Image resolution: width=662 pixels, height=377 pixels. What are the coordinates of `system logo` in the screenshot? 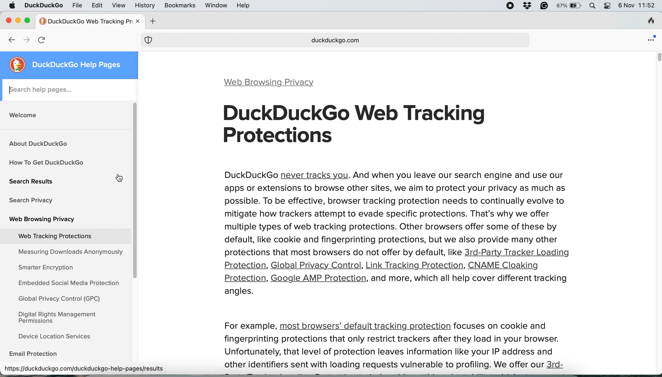 It's located at (13, 6).